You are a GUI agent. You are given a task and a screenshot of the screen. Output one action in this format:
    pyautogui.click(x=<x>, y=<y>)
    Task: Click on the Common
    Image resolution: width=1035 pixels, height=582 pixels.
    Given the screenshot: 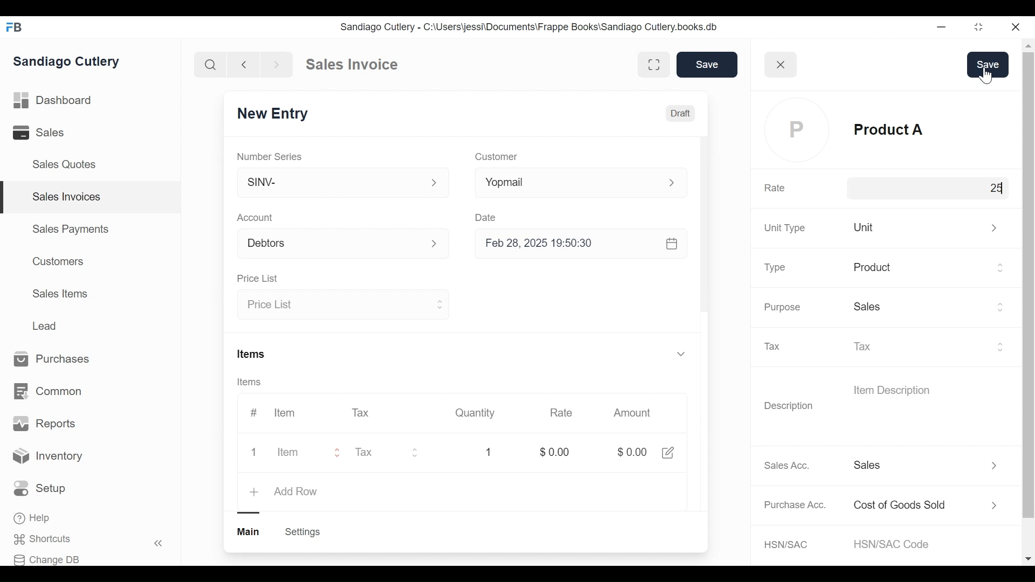 What is the action you would take?
    pyautogui.click(x=50, y=392)
    